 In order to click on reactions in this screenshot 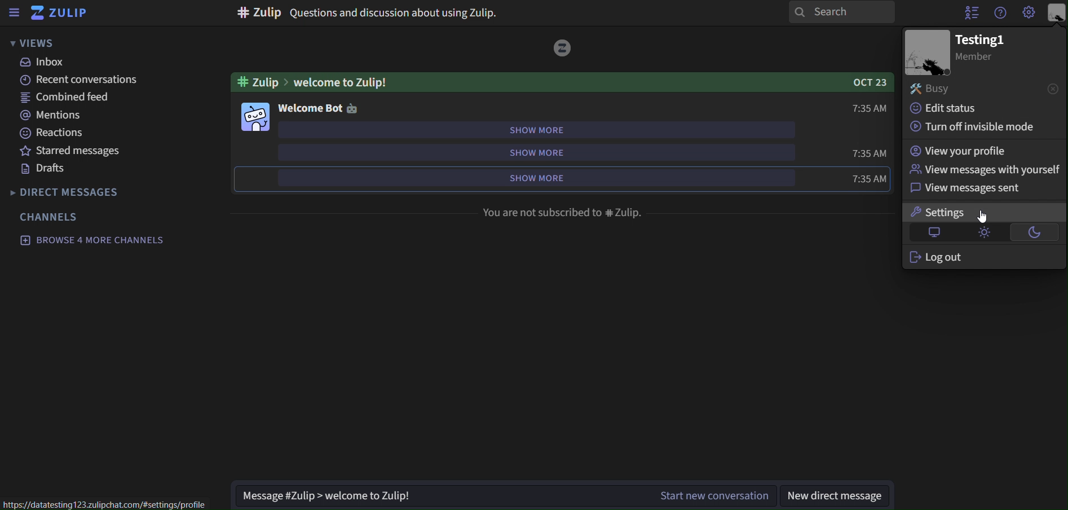, I will do `click(53, 133)`.